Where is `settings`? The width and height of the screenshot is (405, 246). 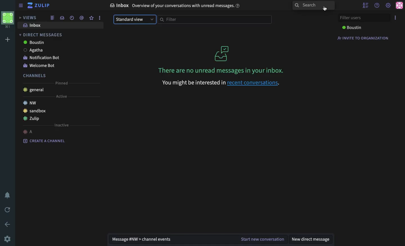
settings is located at coordinates (8, 239).